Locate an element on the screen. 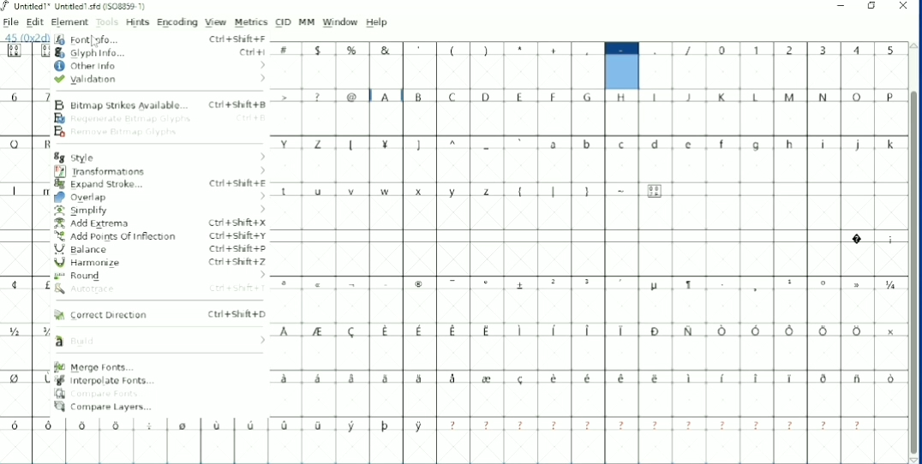  Symbols is located at coordinates (588, 329).